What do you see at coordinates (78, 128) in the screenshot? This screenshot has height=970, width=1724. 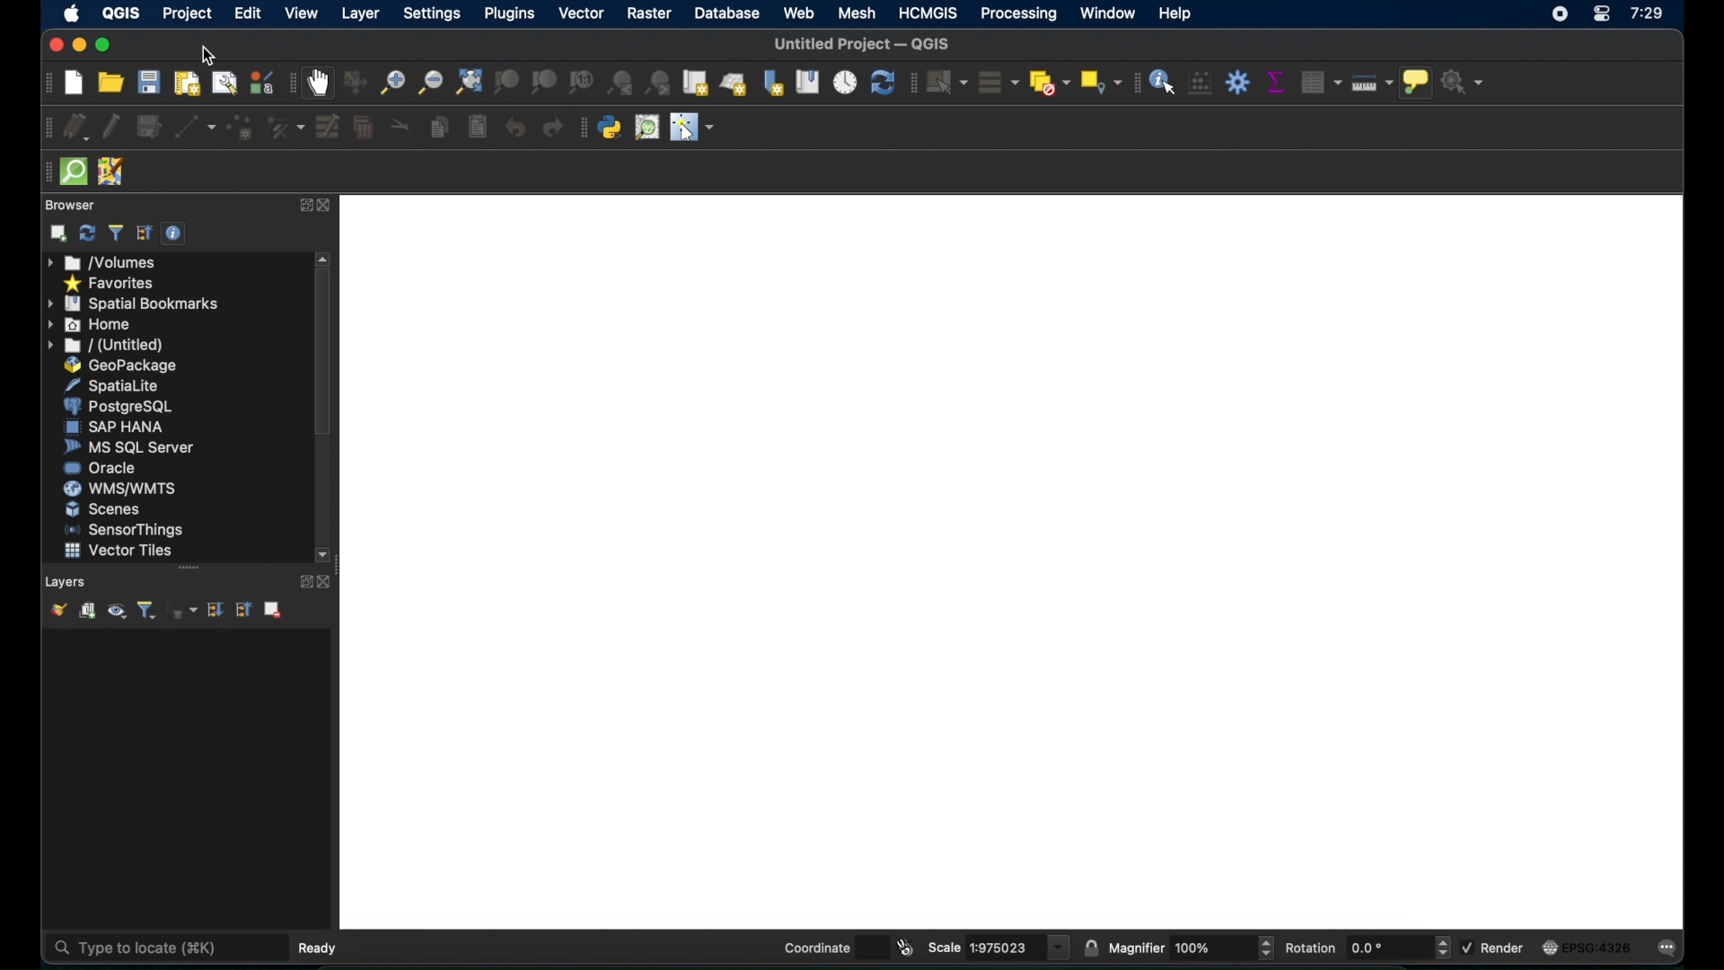 I see `current edits` at bounding box center [78, 128].